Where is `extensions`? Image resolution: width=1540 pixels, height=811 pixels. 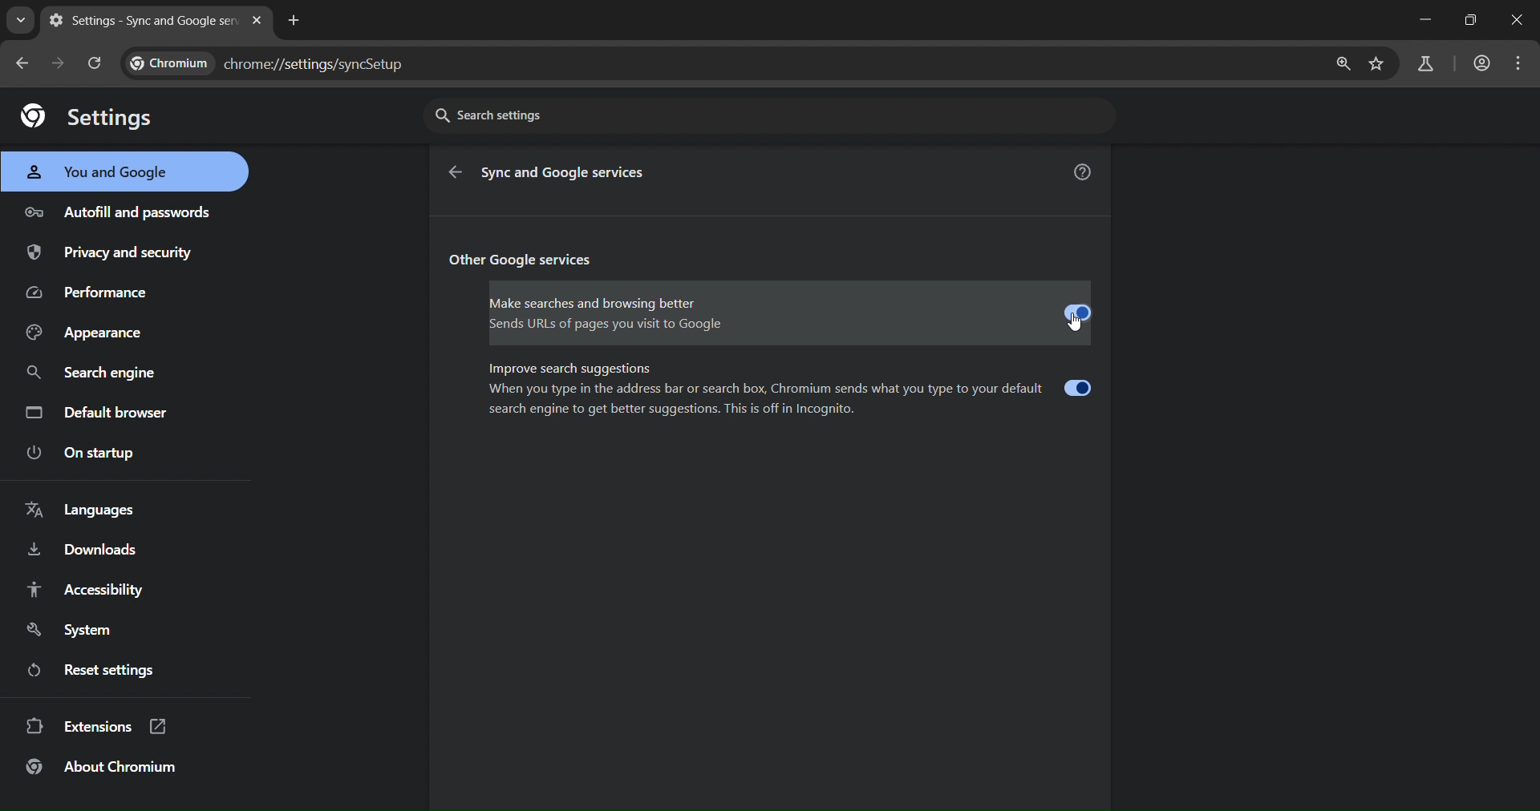 extensions is located at coordinates (99, 726).